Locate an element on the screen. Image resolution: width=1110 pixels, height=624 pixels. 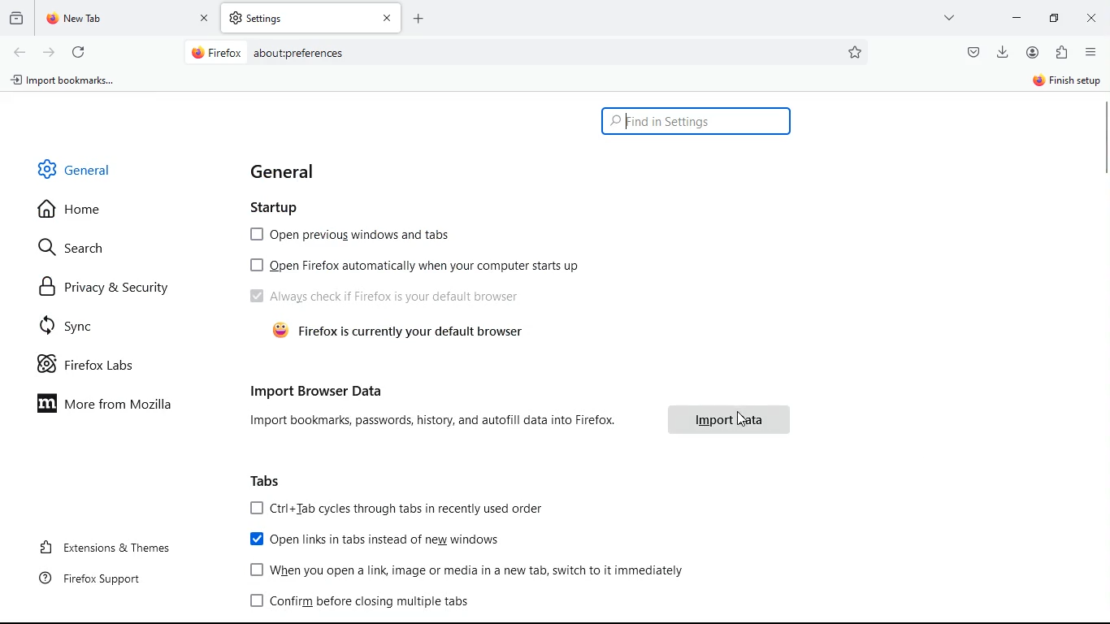
Vertical scroll  bar is located at coordinates (1103, 140).